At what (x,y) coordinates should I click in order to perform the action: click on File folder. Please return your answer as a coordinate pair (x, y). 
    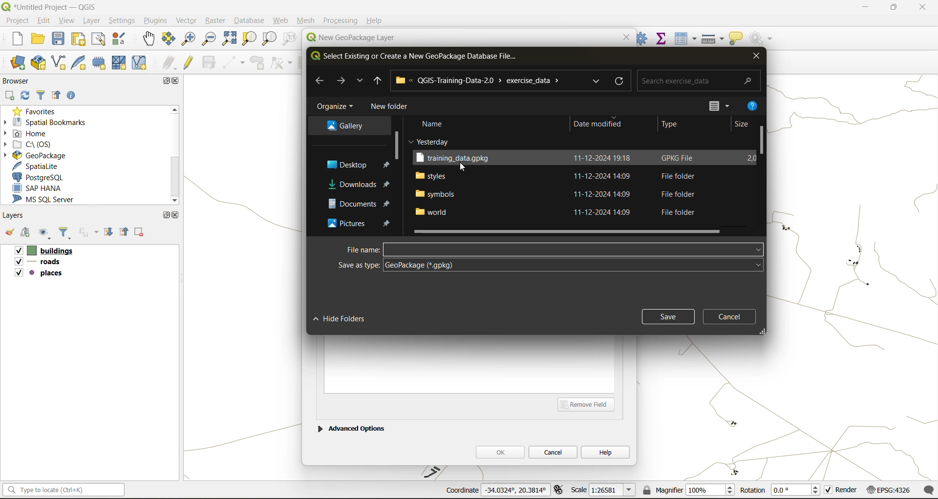
    Looking at the image, I should click on (676, 176).